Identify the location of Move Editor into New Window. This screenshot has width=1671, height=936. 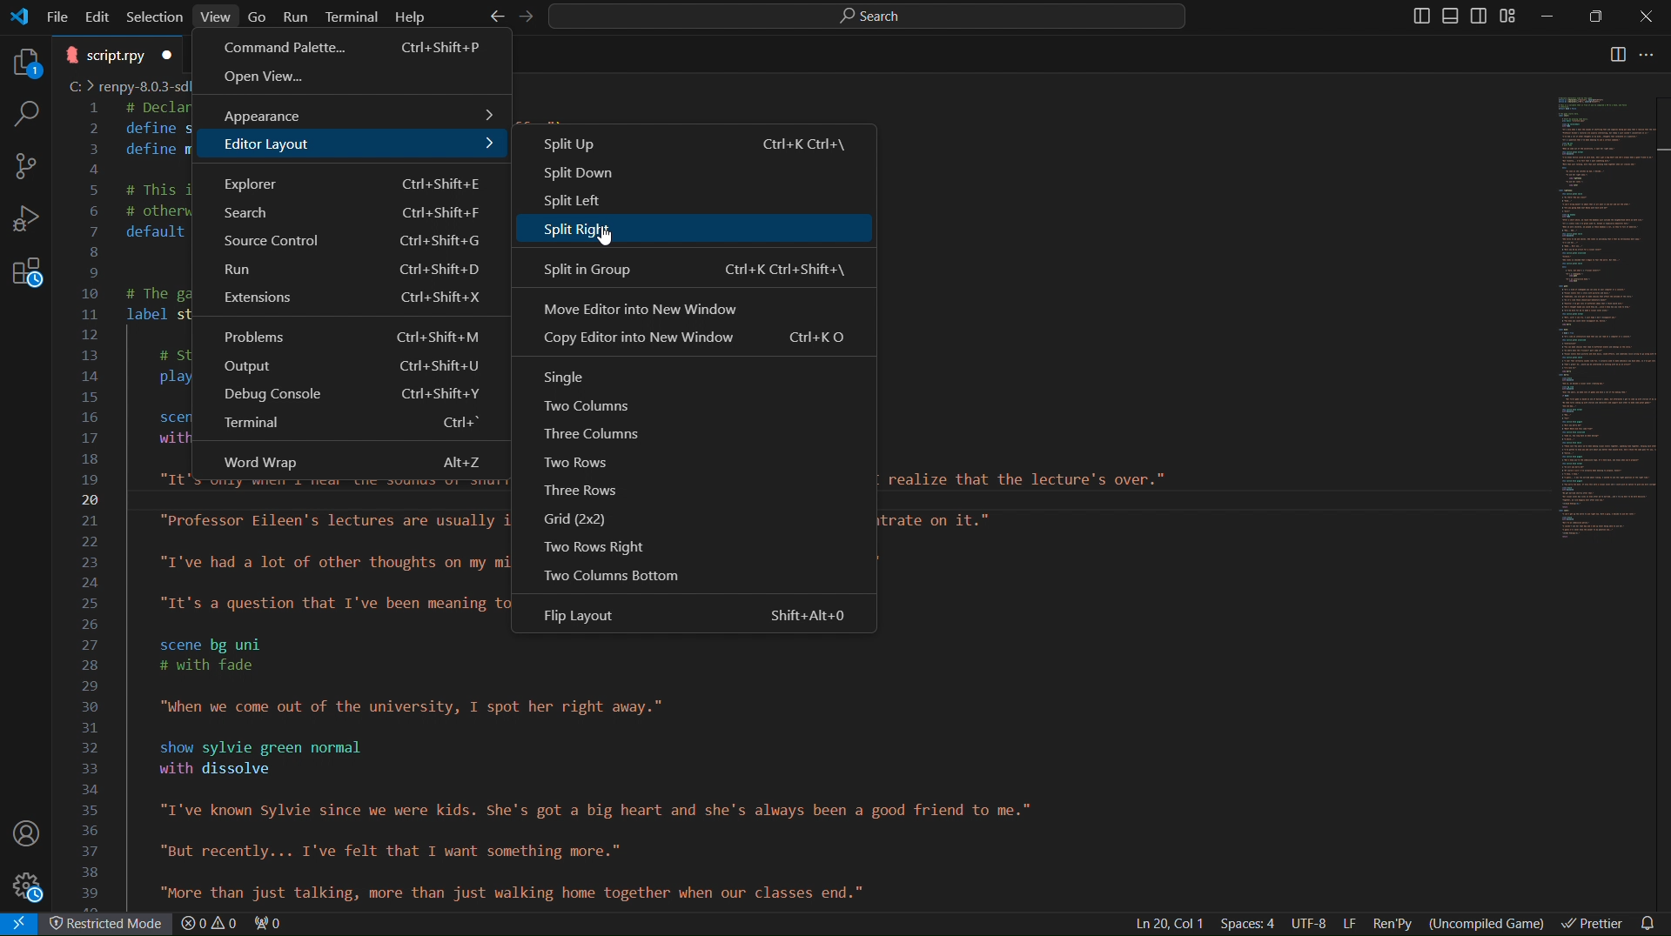
(697, 309).